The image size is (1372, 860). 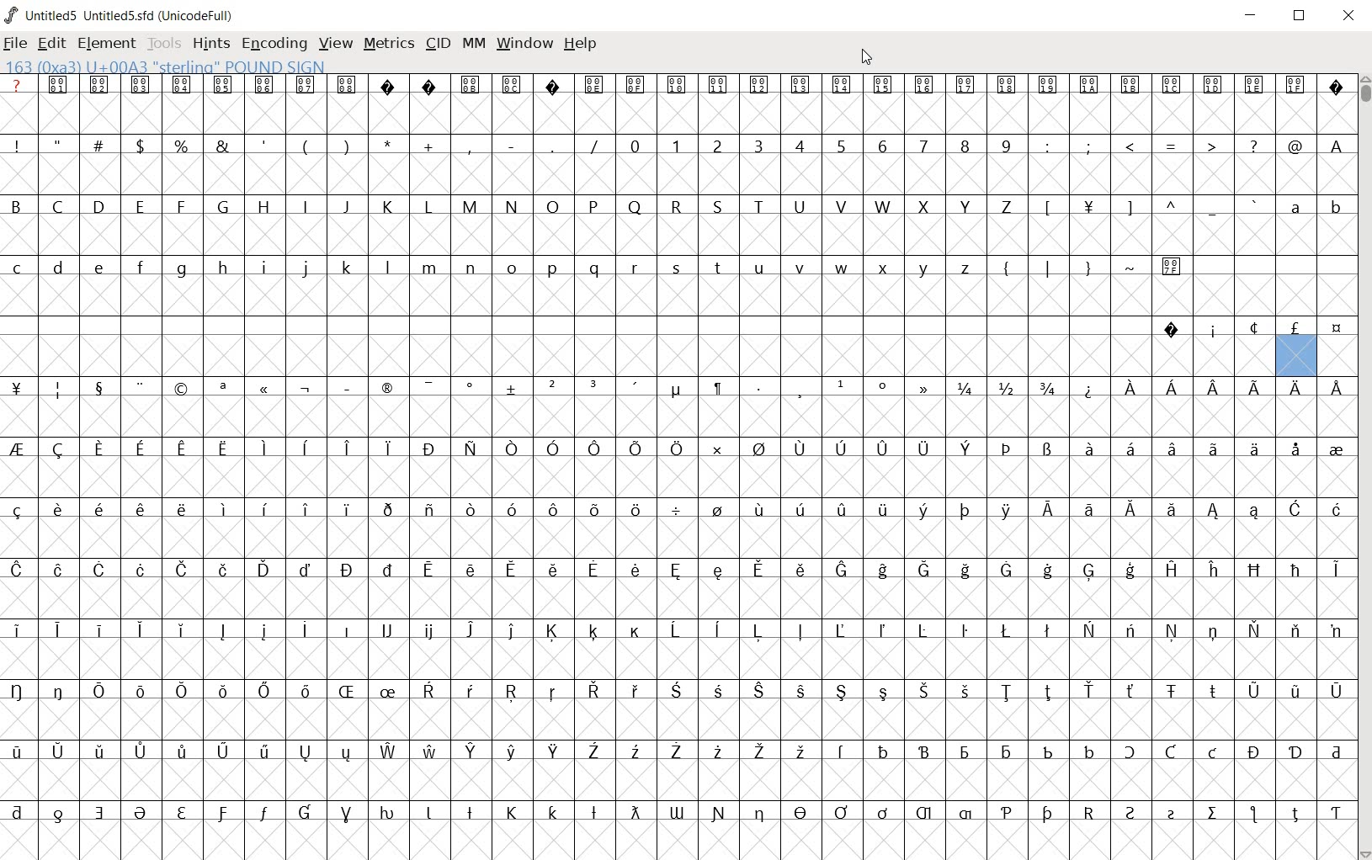 What do you see at coordinates (1048, 693) in the screenshot?
I see `Symbol` at bounding box center [1048, 693].